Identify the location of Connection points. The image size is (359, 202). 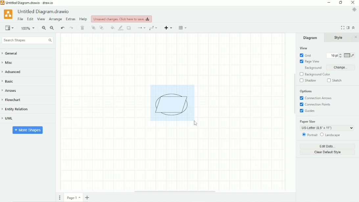
(317, 105).